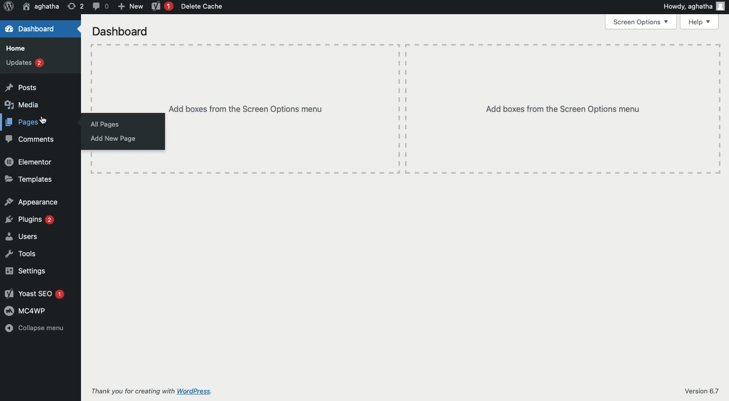 Image resolution: width=729 pixels, height=401 pixels. What do you see at coordinates (693, 6) in the screenshot?
I see `Howdy user` at bounding box center [693, 6].